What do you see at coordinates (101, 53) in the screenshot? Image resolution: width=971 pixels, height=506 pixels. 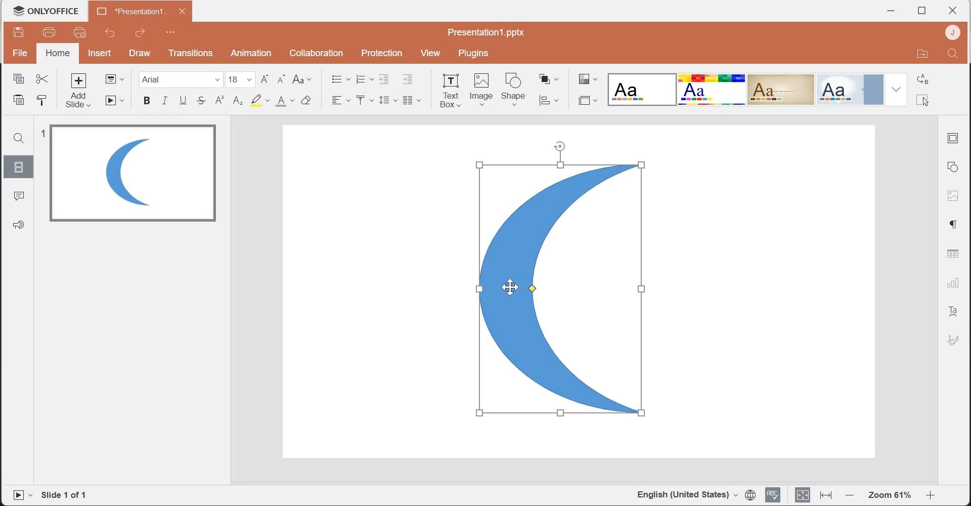 I see `Insert` at bounding box center [101, 53].